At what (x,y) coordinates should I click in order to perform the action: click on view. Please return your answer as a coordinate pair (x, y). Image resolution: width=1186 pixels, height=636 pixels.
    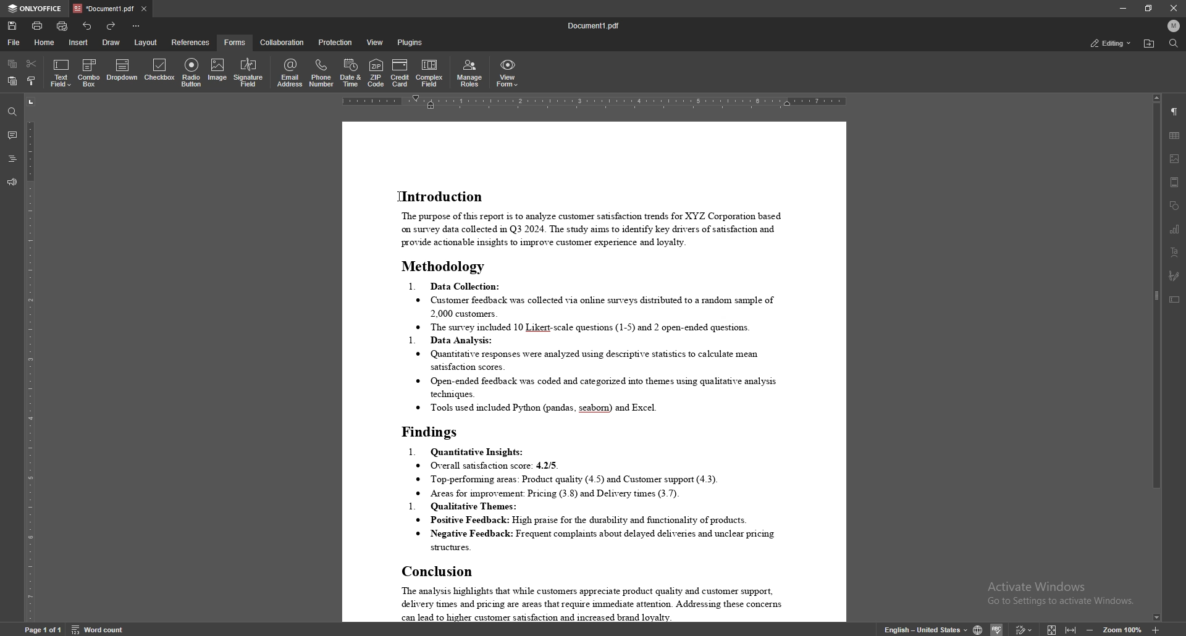
    Looking at the image, I should click on (376, 43).